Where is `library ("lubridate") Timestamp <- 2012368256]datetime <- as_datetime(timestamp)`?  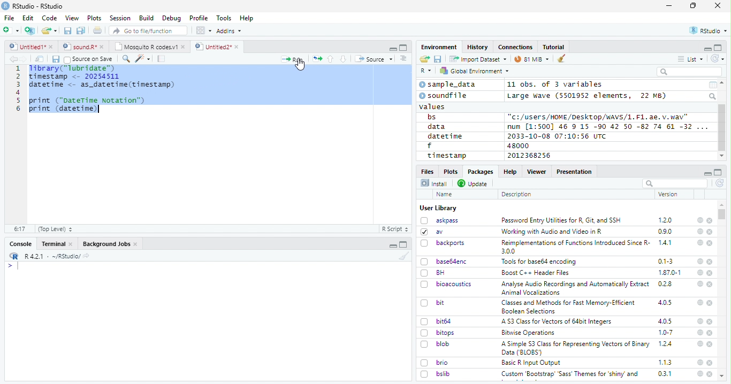 library ("lubridate") Timestamp <- 2012368256]datetime <- as_datetime(timestamp) is located at coordinates (101, 77).